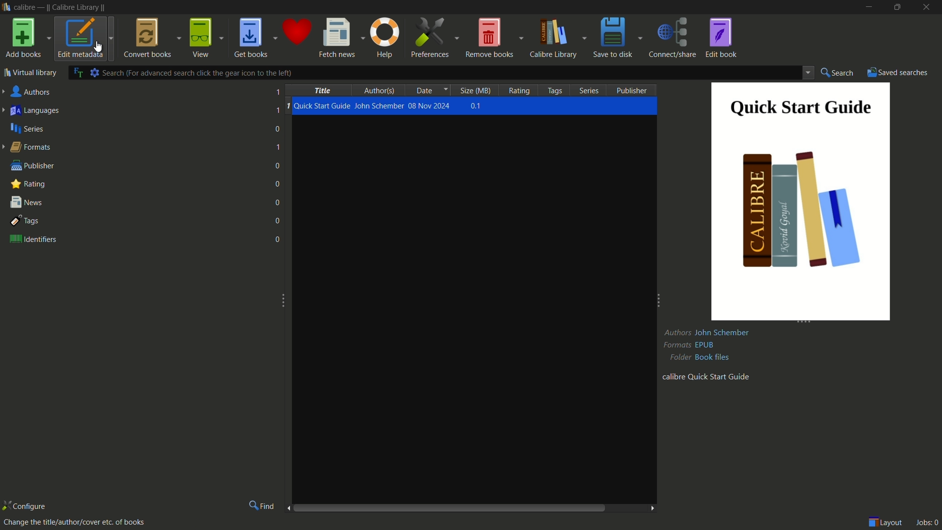 The height and width of the screenshot is (530, 942). Describe the element at coordinates (476, 90) in the screenshot. I see `size` at that location.